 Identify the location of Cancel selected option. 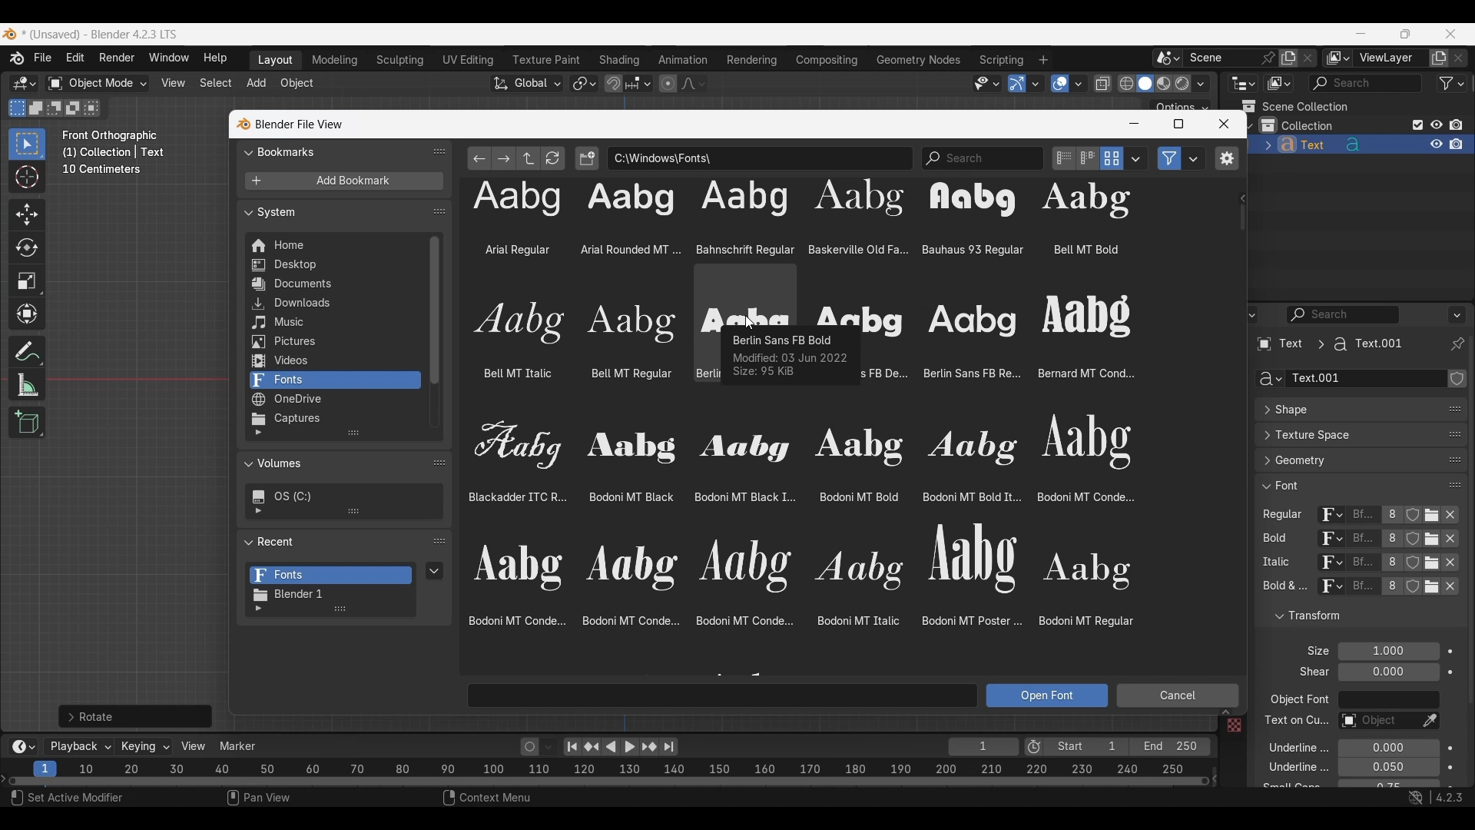
(1177, 696).